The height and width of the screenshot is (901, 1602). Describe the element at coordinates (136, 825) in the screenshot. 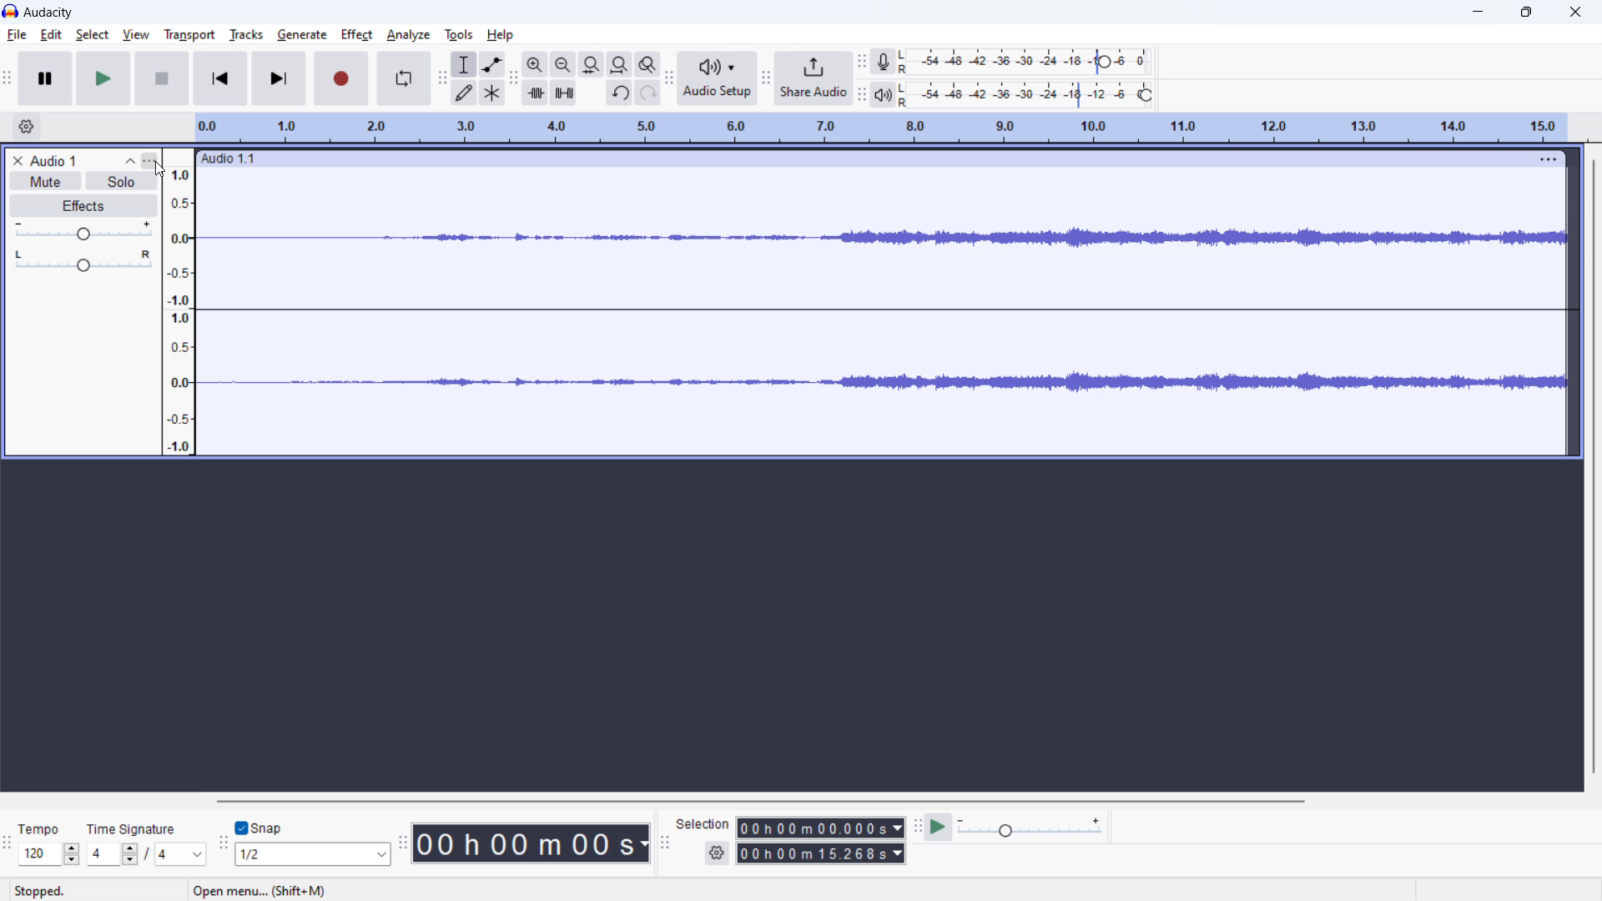

I see `Time Signature` at that location.